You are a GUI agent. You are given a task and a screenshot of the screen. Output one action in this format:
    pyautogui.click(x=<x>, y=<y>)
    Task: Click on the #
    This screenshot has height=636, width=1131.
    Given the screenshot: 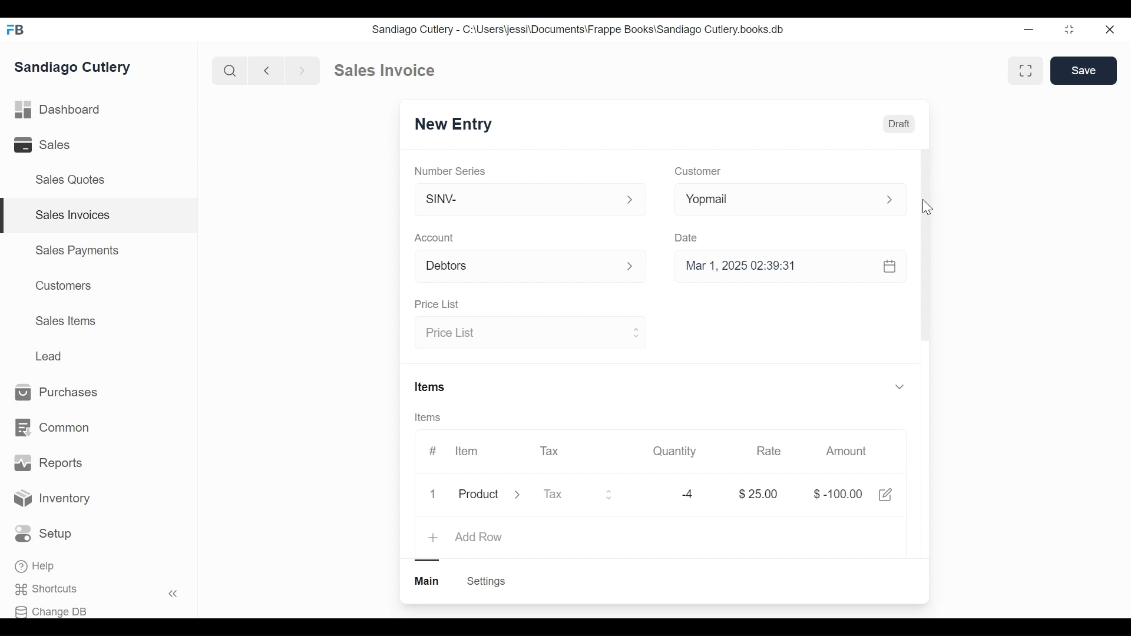 What is the action you would take?
    pyautogui.click(x=432, y=450)
    